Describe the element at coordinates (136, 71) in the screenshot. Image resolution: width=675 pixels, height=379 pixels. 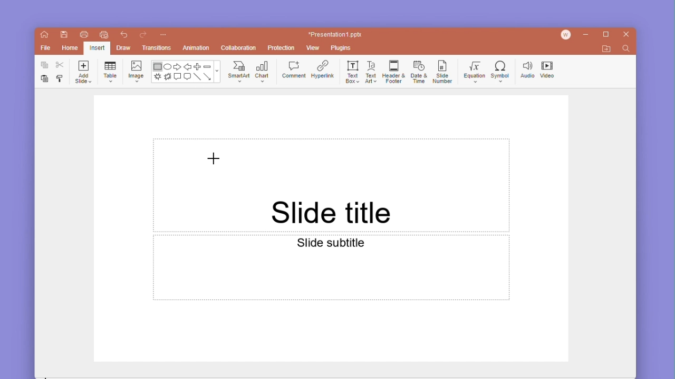
I see `image` at that location.